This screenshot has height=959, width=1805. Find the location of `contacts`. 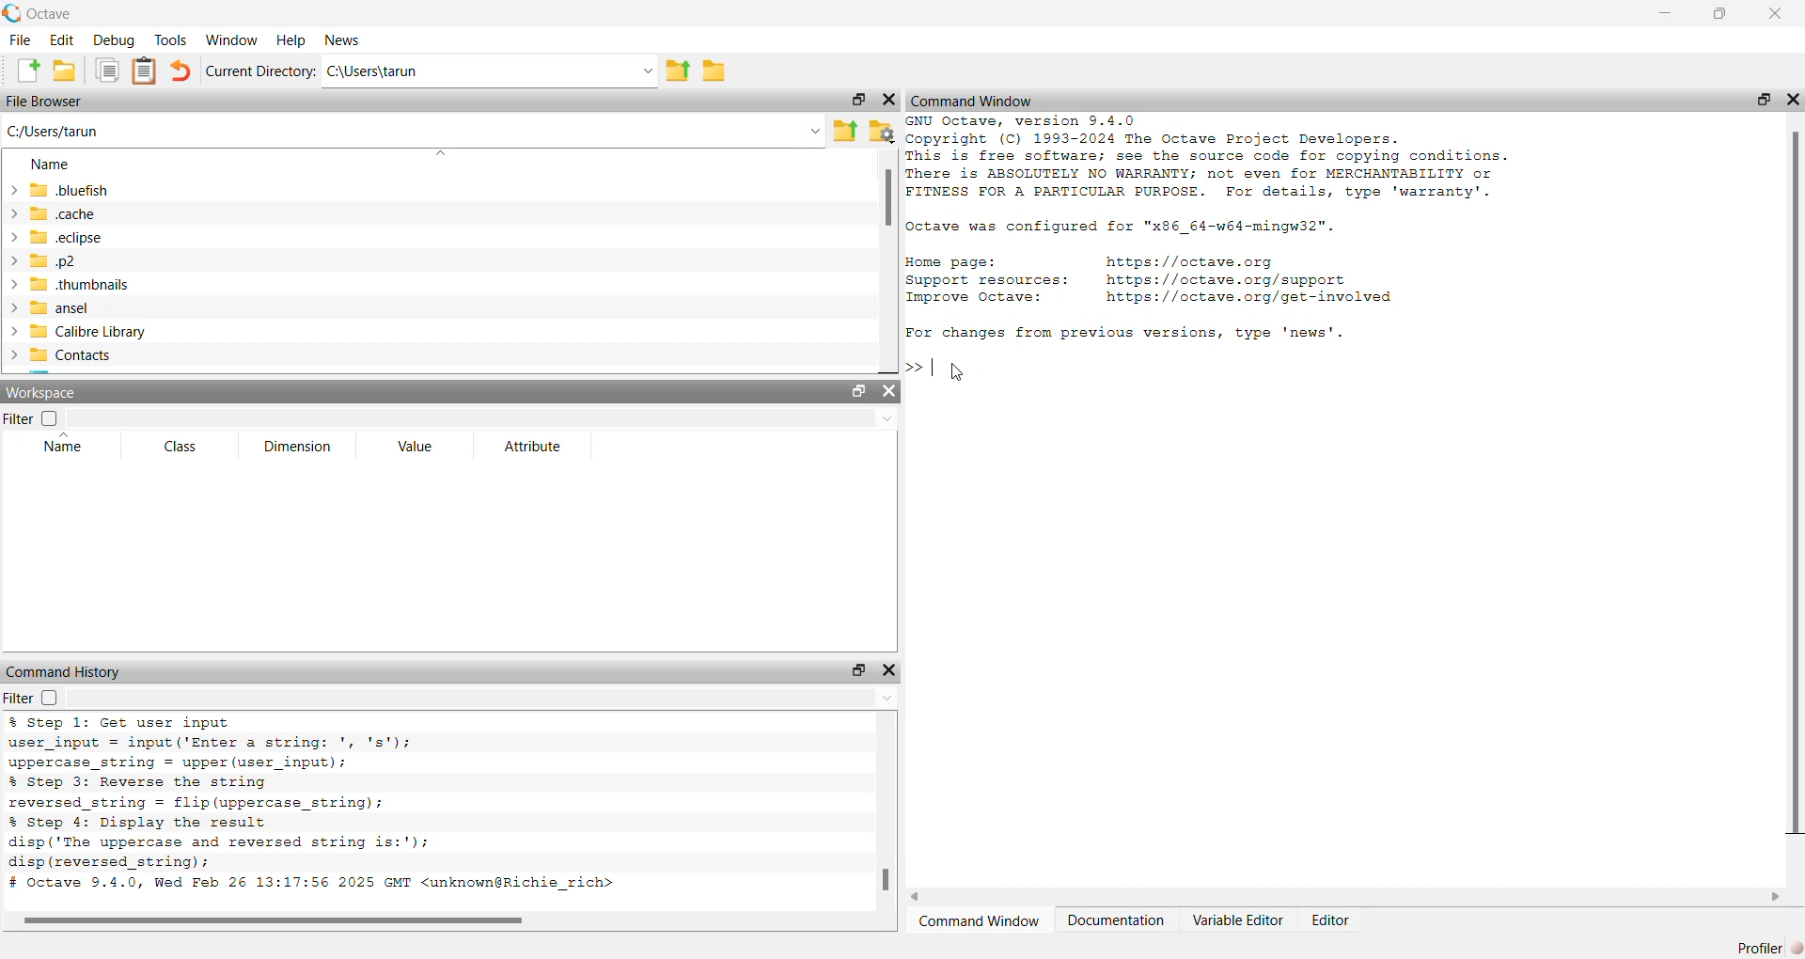

contacts is located at coordinates (83, 357).